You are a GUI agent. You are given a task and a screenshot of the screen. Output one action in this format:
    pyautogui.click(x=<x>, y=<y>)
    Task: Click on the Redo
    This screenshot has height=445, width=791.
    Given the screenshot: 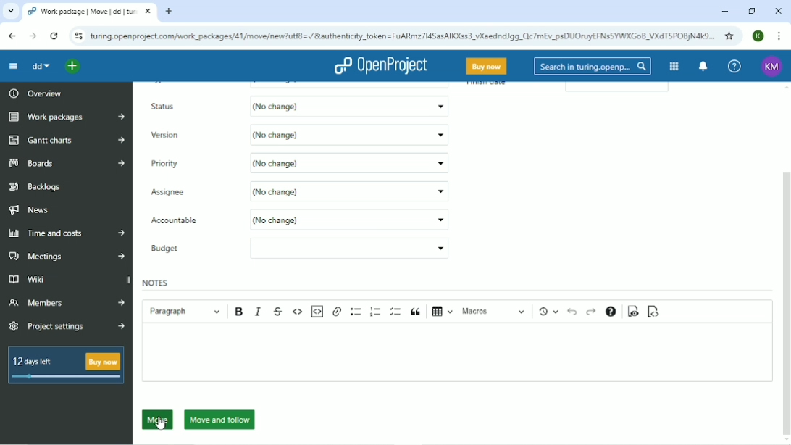 What is the action you would take?
    pyautogui.click(x=590, y=312)
    